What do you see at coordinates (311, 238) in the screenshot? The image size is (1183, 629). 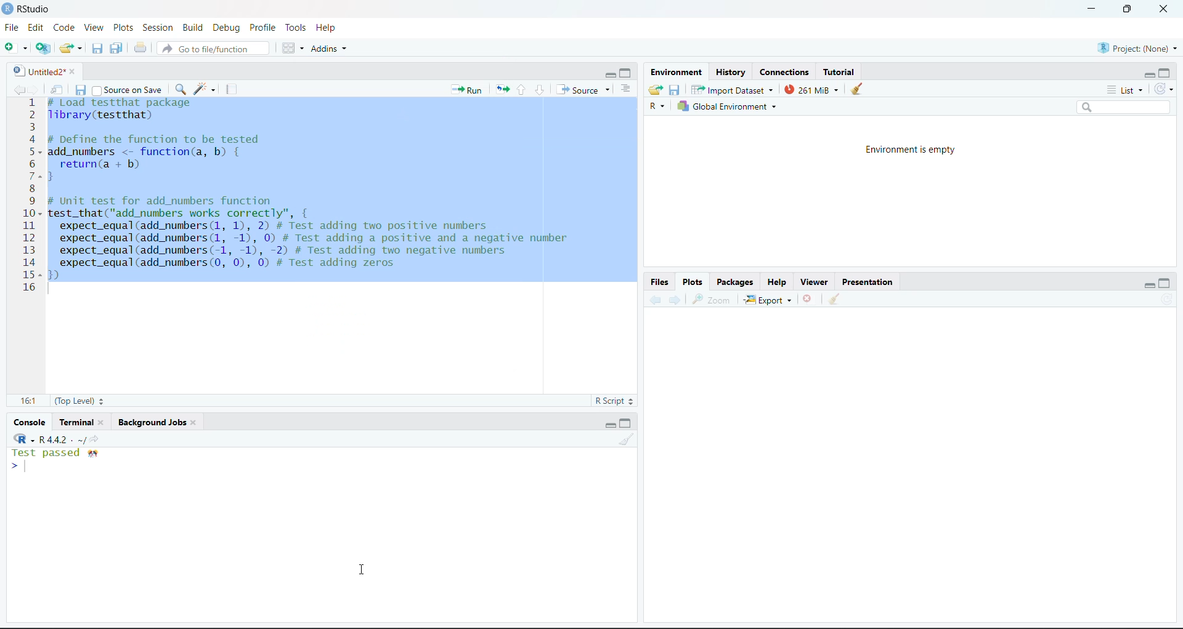 I see `# Unit test for add_numbers functiontest_that("add_numbers works correctly", {expect_equal(add_numbers (1, 1), 2) # Test adding two positive numbersexpect_equal(add_numbers (1, -1), 0) # Test adding a positive and a negative numberexpect_equal(add_numbers(-1, -1), -2) # Test adding two negative numbersexpect_equal(add_numbers (0, 0), 0) # Test adding zeros)` at bounding box center [311, 238].